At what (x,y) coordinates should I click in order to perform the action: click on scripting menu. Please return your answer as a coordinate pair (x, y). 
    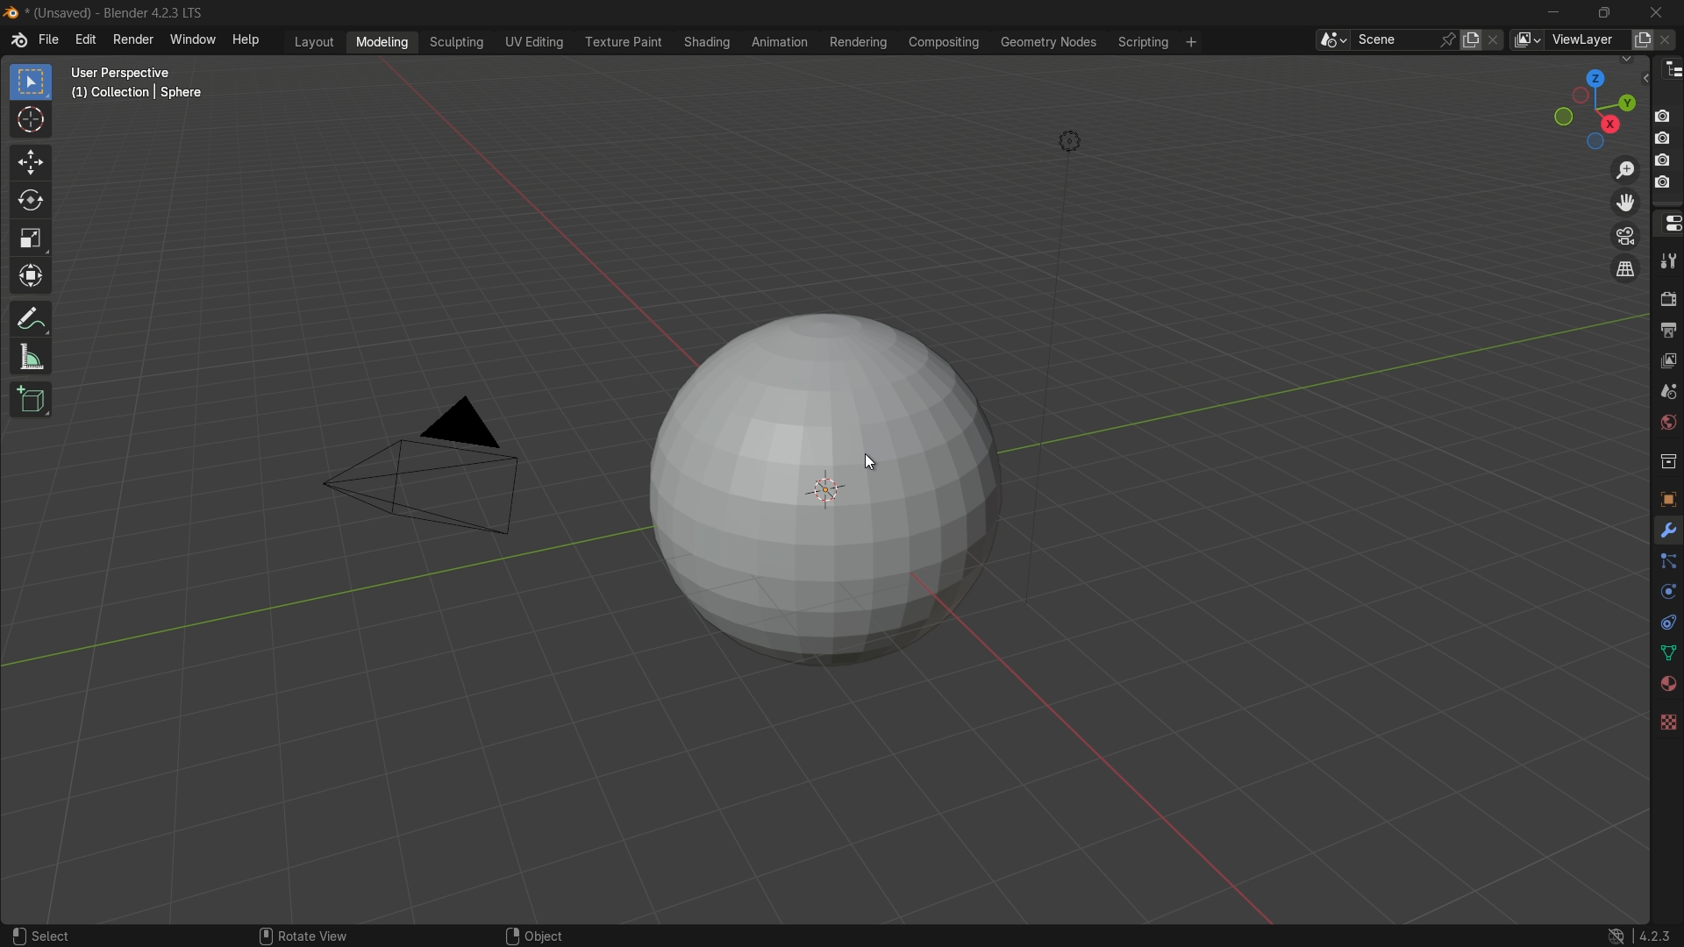
    Looking at the image, I should click on (1145, 44).